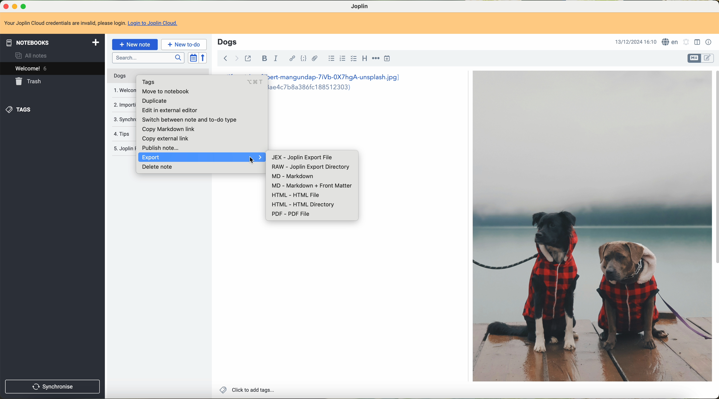  Describe the element at coordinates (155, 101) in the screenshot. I see `duplicate` at that location.